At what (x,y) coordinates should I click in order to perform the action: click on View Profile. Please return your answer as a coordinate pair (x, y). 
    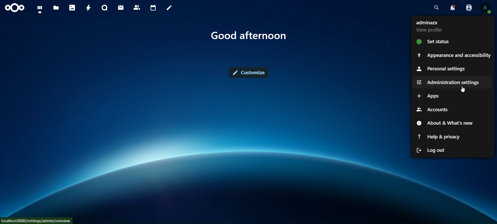
    Looking at the image, I should click on (486, 9).